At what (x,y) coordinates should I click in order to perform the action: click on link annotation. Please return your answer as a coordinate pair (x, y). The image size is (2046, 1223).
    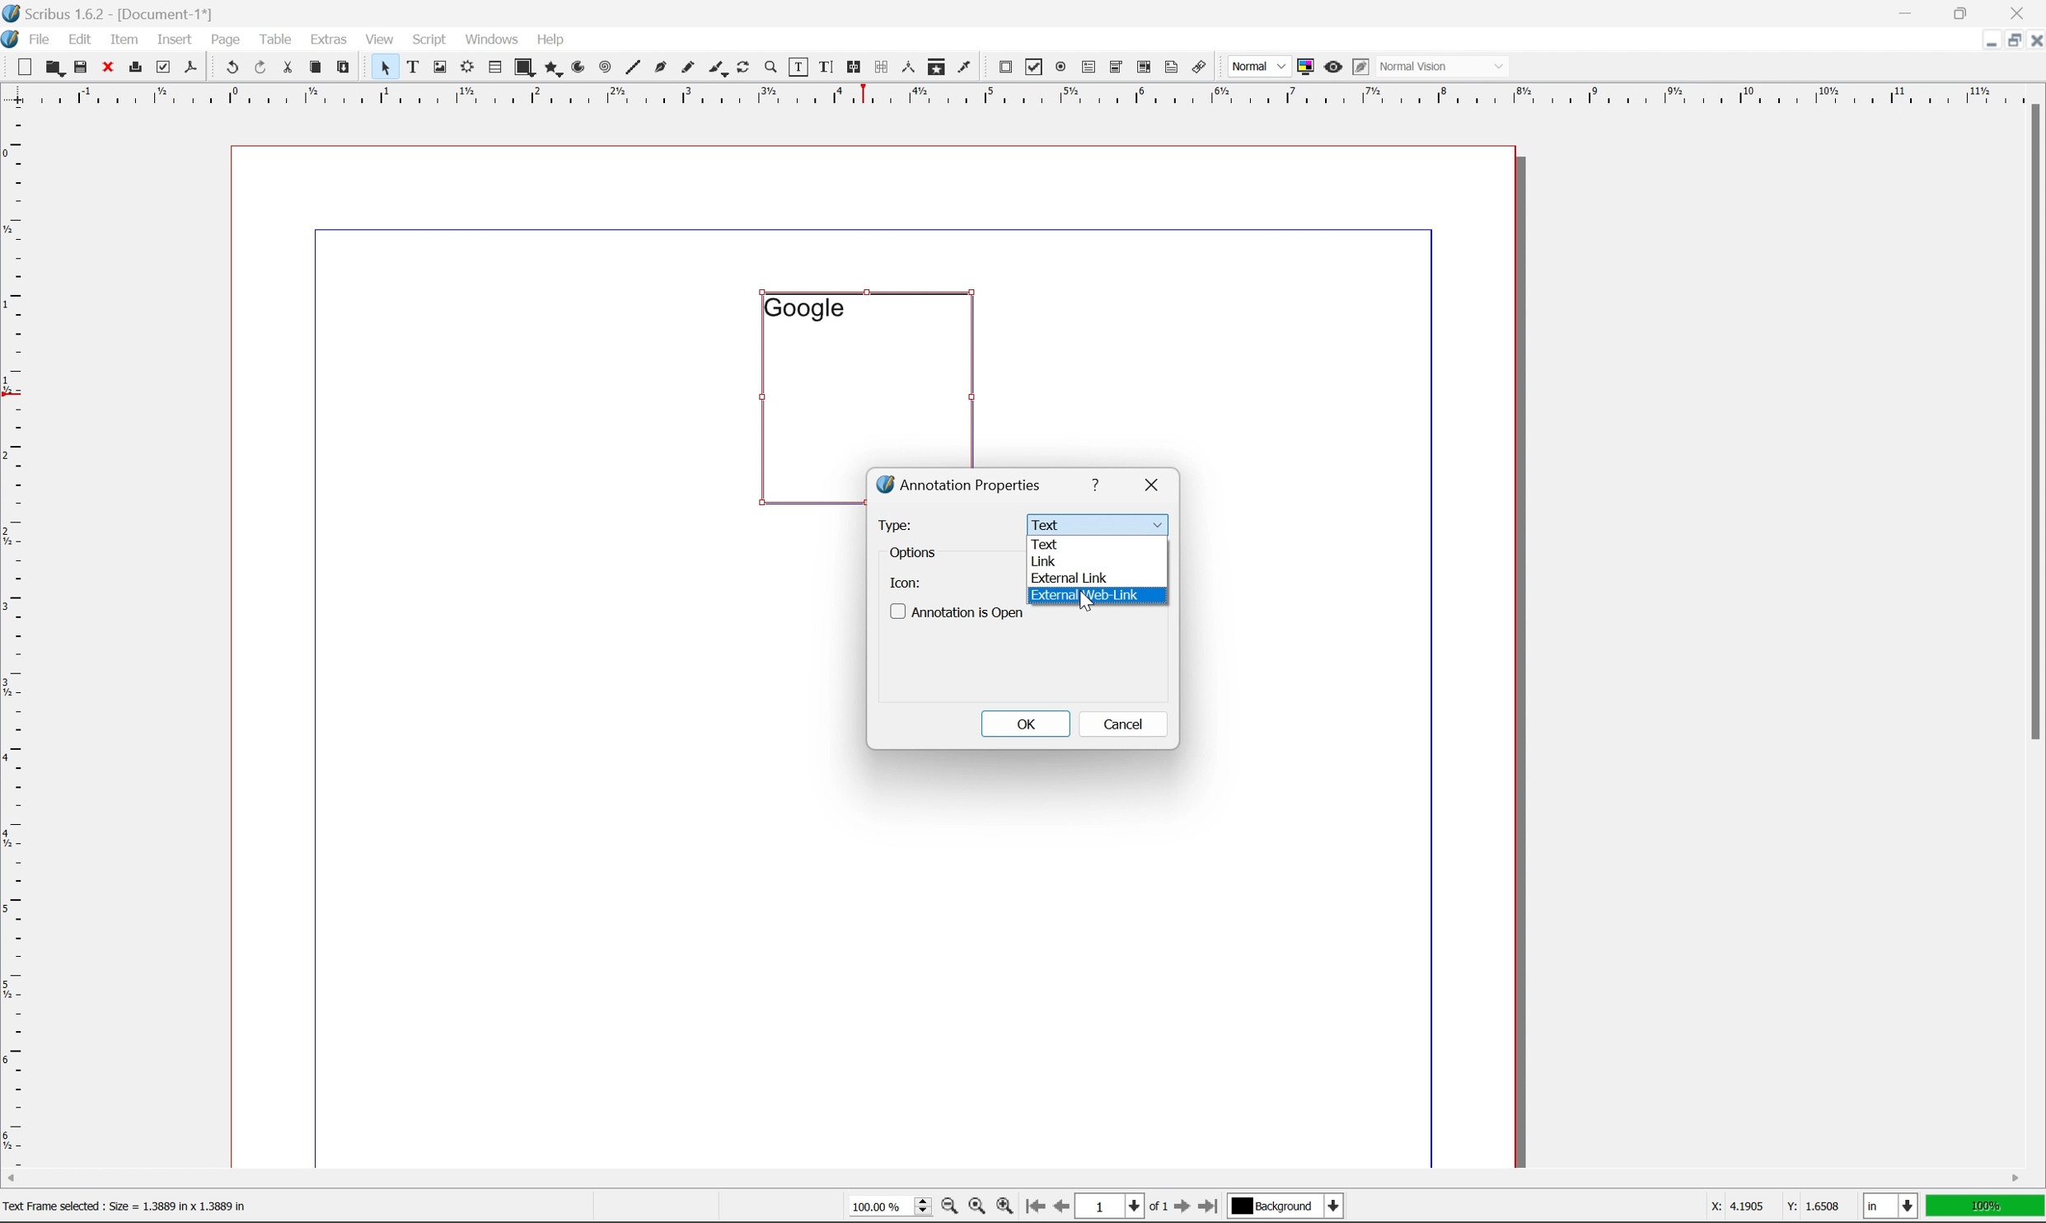
    Looking at the image, I should click on (1200, 68).